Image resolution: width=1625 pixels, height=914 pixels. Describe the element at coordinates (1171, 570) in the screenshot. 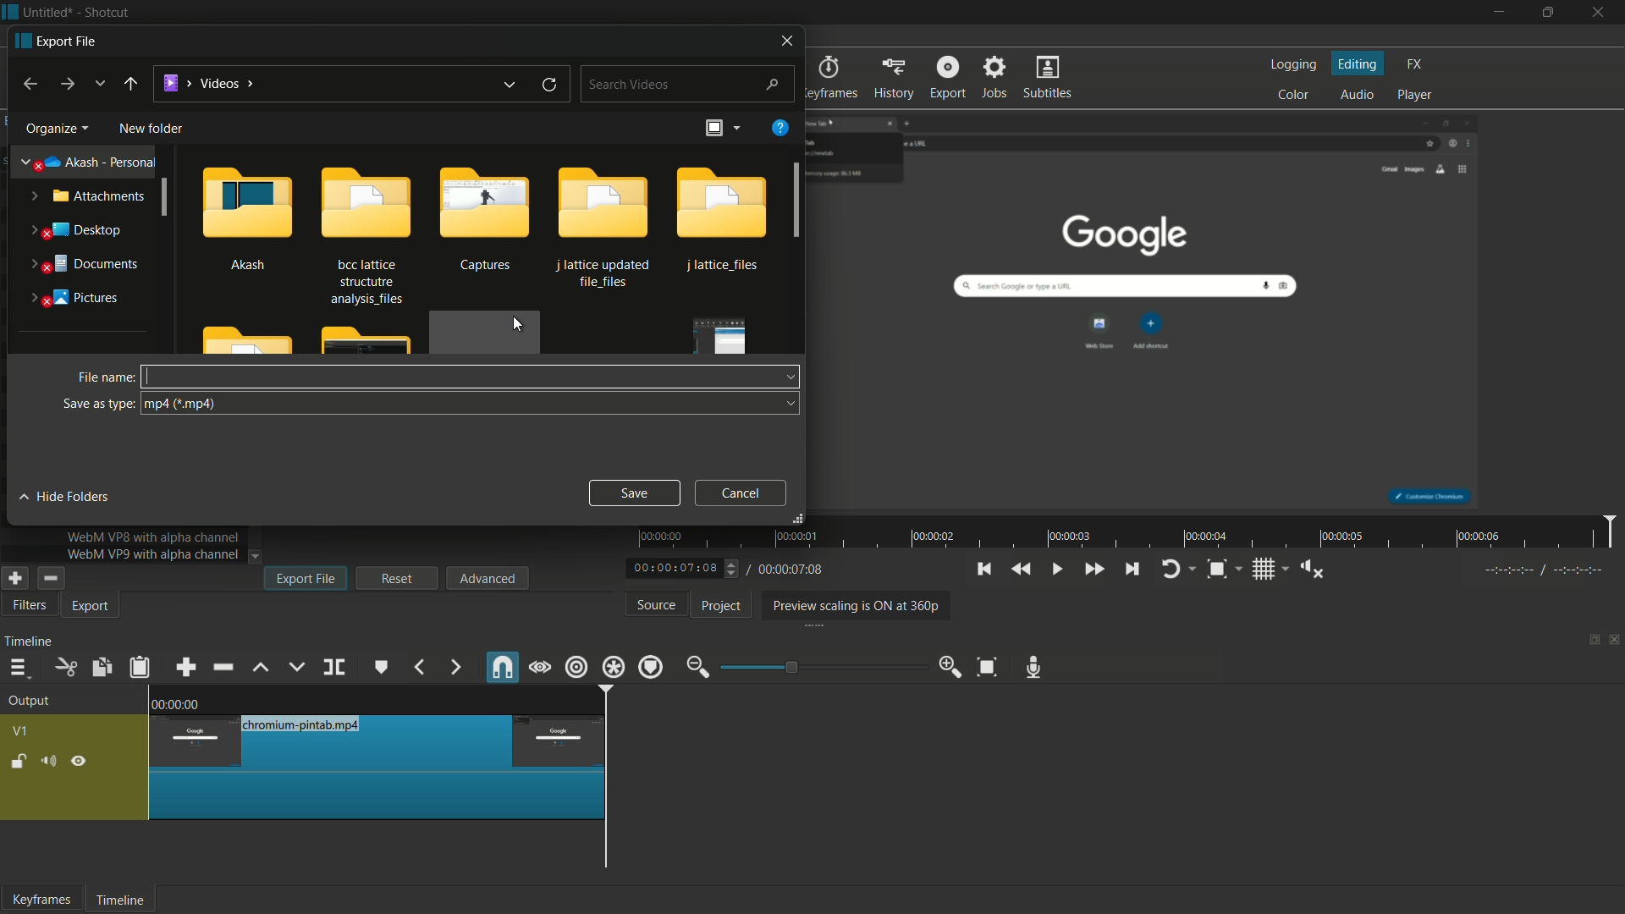

I see `toggle player looping` at that location.